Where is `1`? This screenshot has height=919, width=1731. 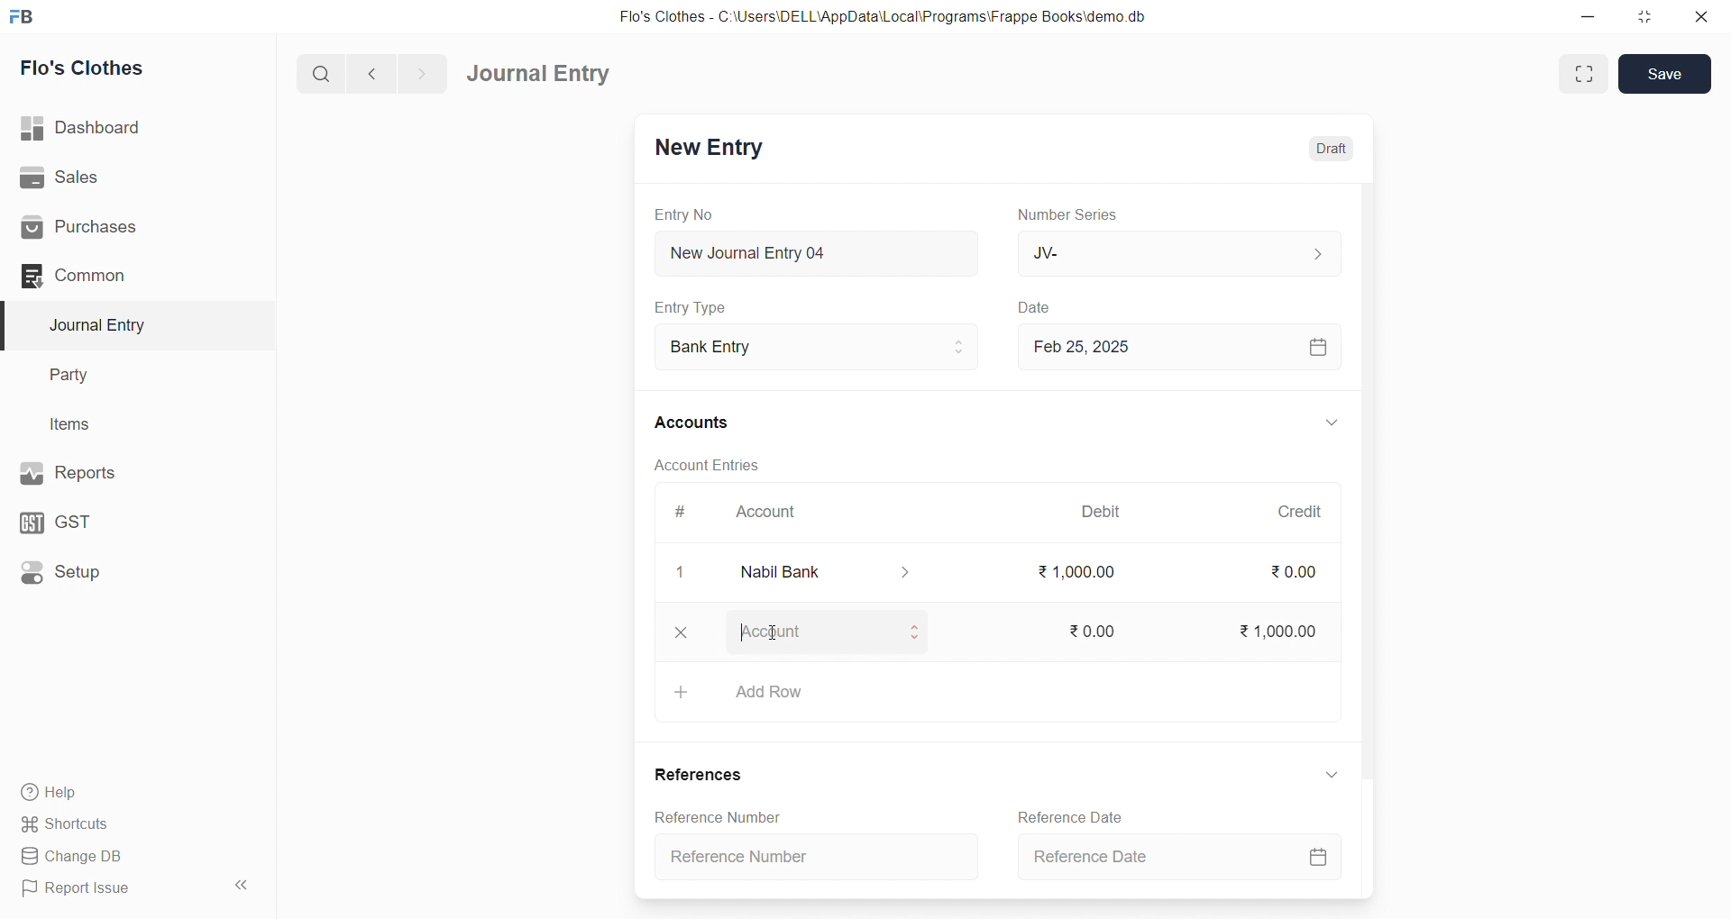 1 is located at coordinates (672, 572).